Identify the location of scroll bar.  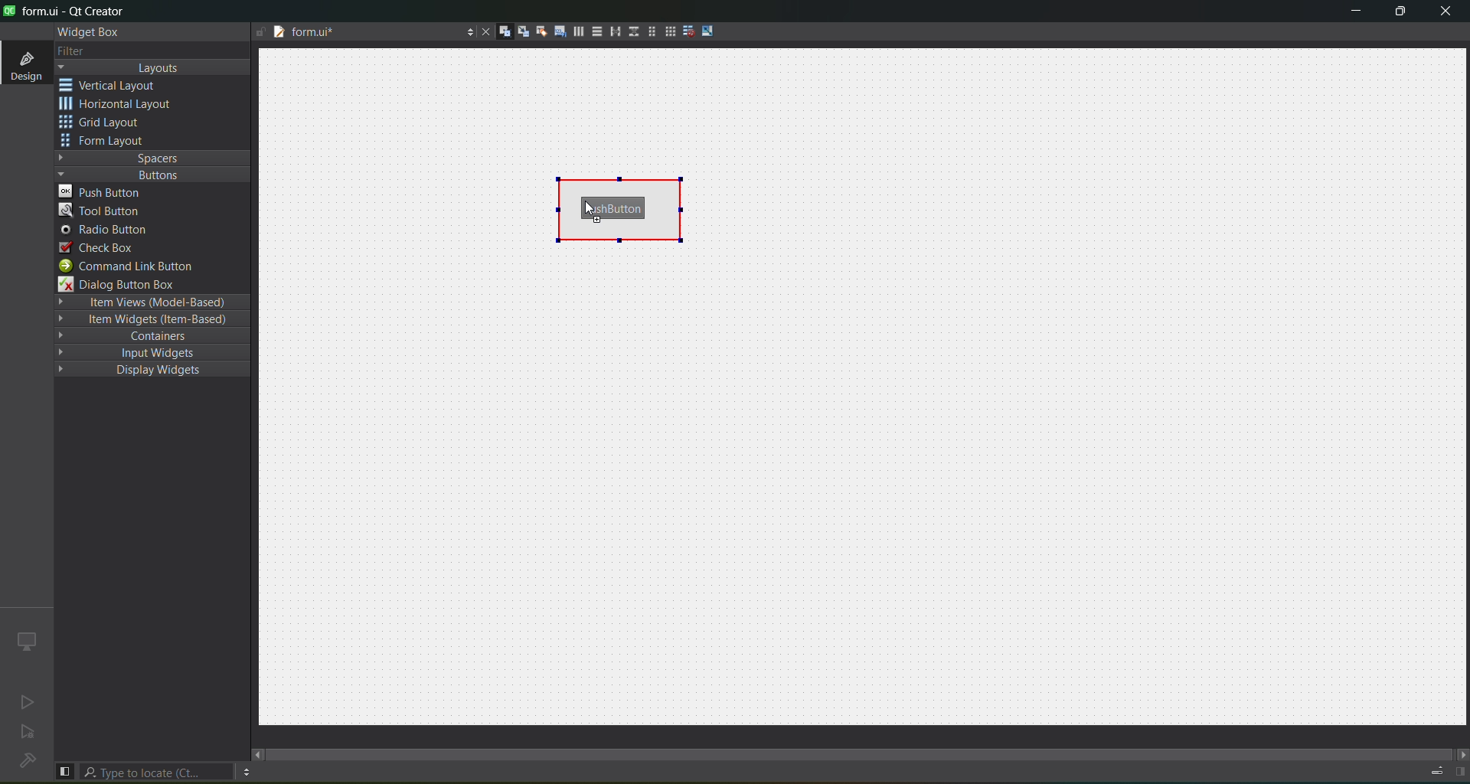
(861, 747).